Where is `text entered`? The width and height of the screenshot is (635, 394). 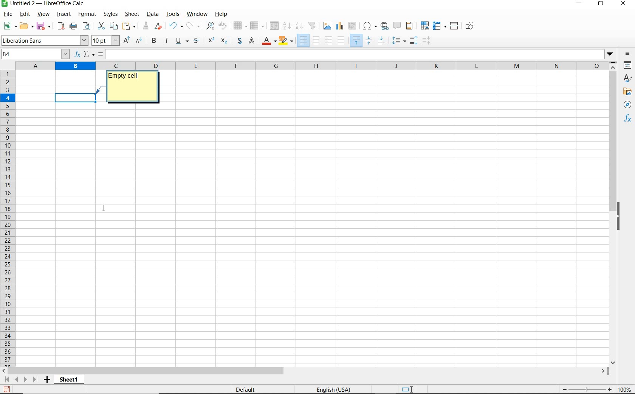
text entered is located at coordinates (132, 79).